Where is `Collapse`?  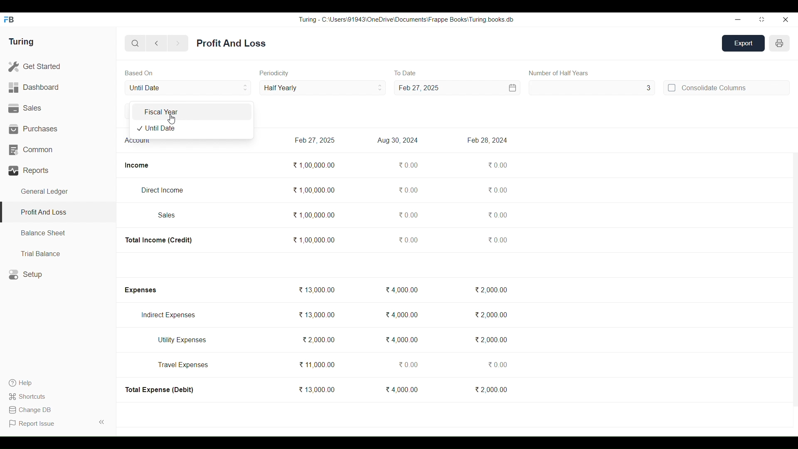 Collapse is located at coordinates (102, 422).